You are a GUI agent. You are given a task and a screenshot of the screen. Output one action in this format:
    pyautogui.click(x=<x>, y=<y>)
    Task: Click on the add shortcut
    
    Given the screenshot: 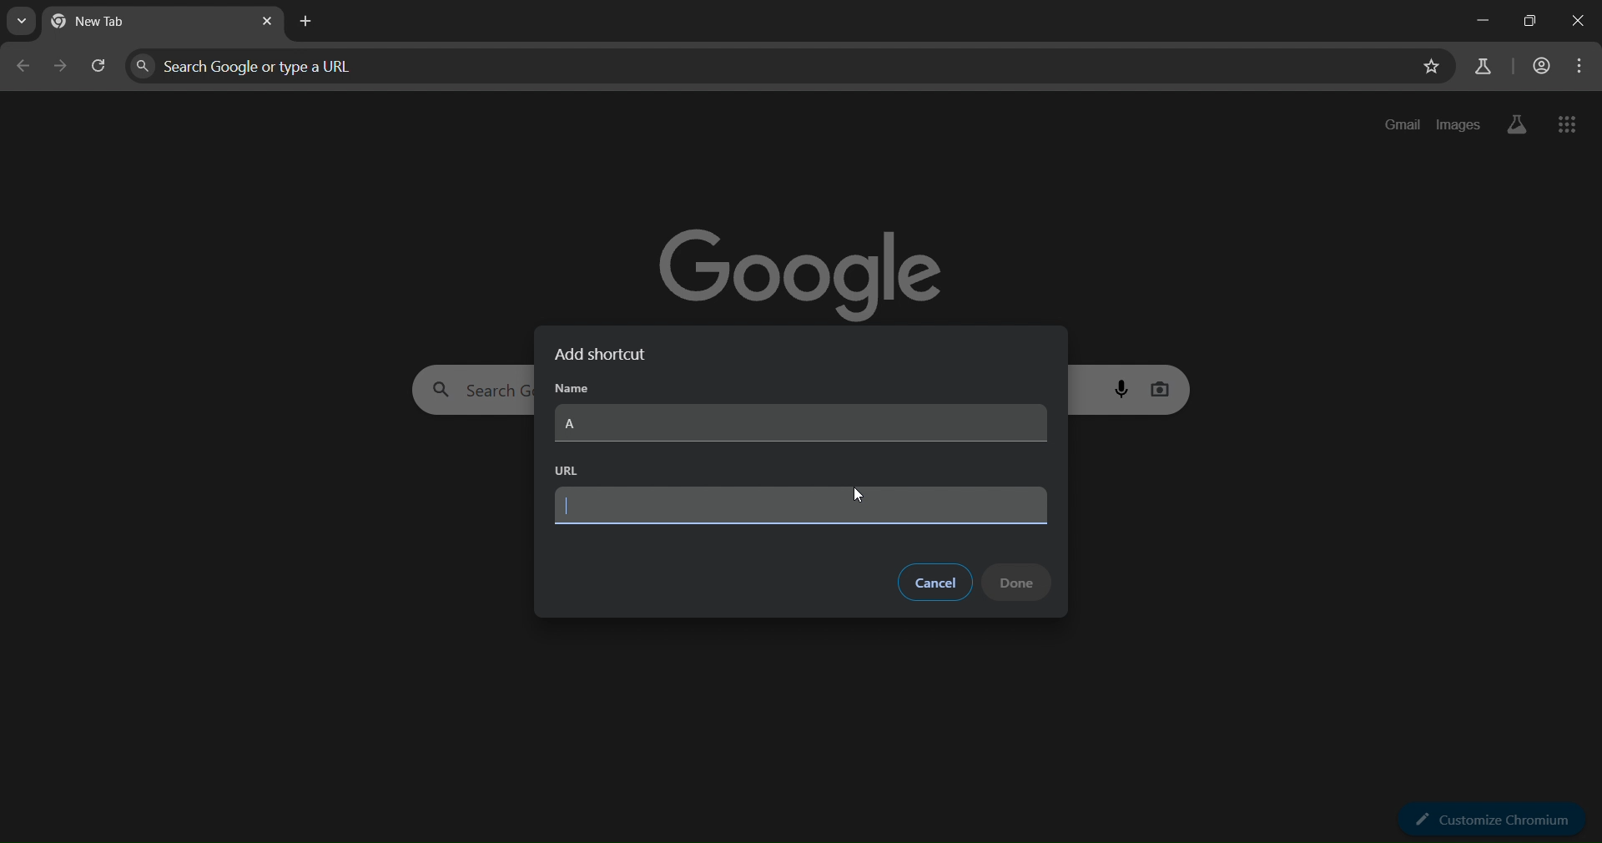 What is the action you would take?
    pyautogui.click(x=608, y=355)
    